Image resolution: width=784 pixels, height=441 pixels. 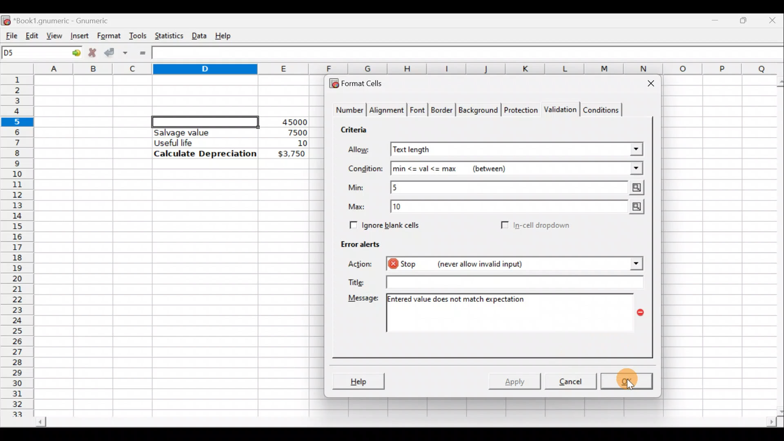 What do you see at coordinates (357, 128) in the screenshot?
I see `Criteria` at bounding box center [357, 128].